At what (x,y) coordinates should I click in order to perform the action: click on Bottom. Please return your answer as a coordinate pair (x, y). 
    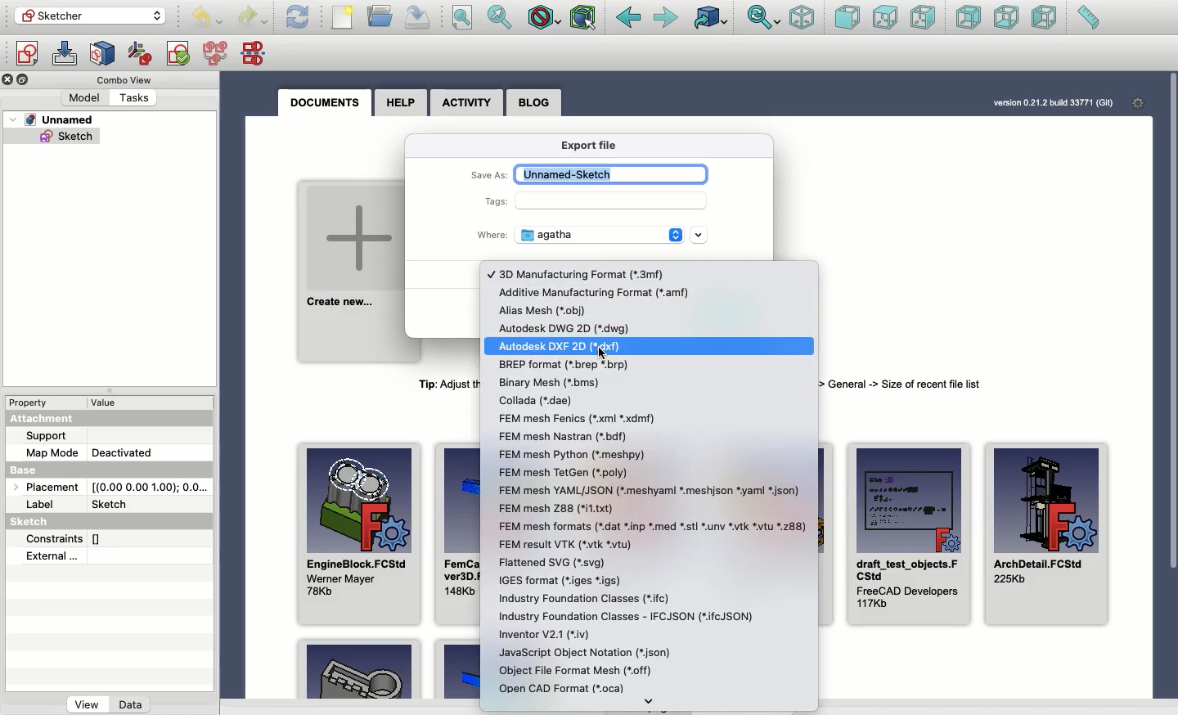
    Looking at the image, I should click on (1007, 18).